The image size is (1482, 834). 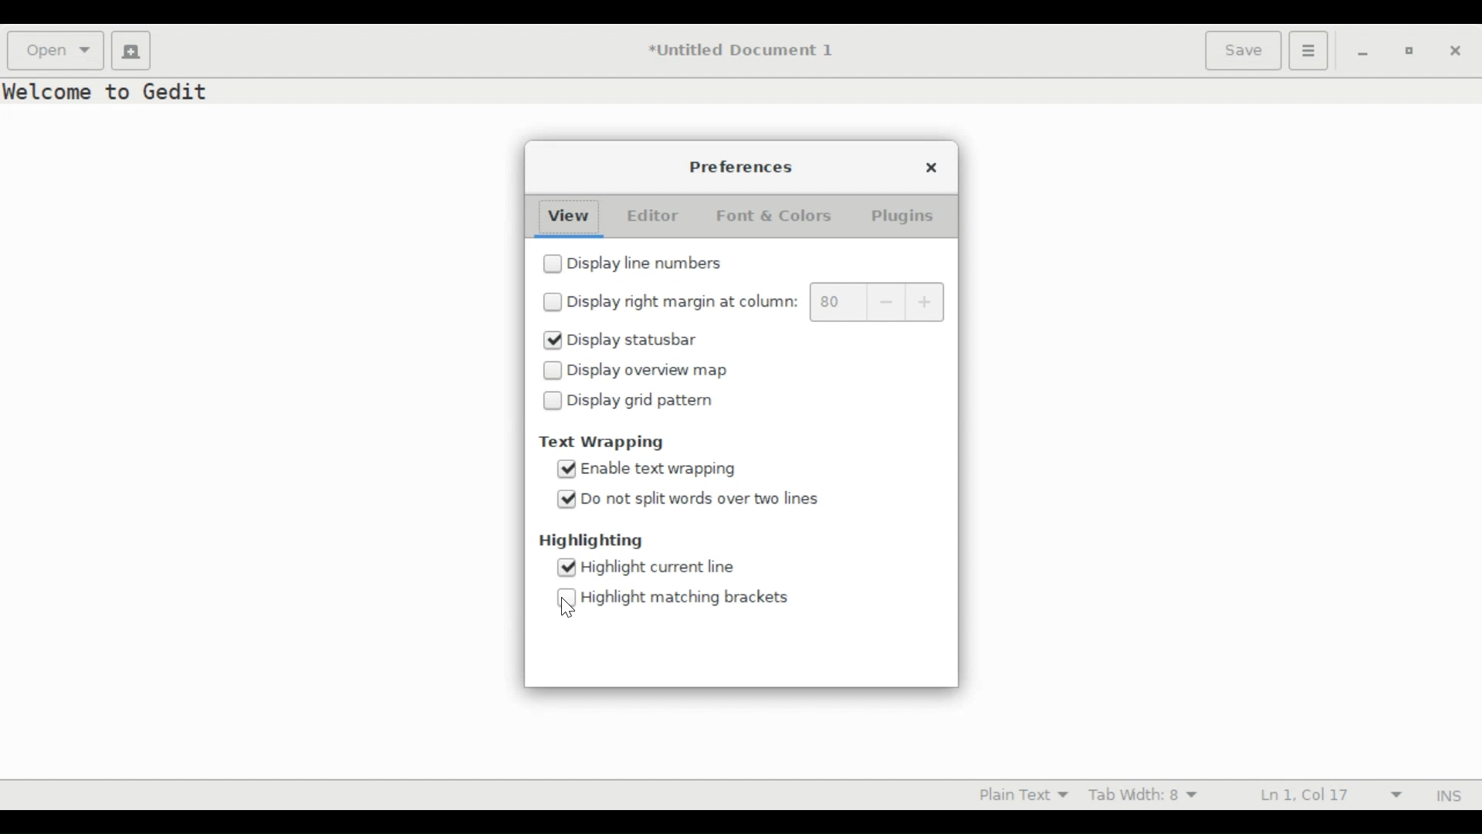 What do you see at coordinates (553, 301) in the screenshot?
I see `checkbox` at bounding box center [553, 301].